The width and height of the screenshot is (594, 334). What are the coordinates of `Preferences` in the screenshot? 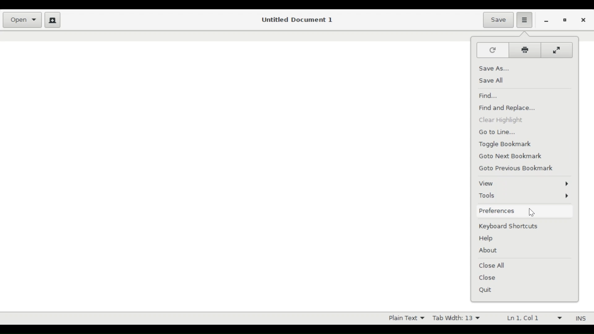 It's located at (524, 211).